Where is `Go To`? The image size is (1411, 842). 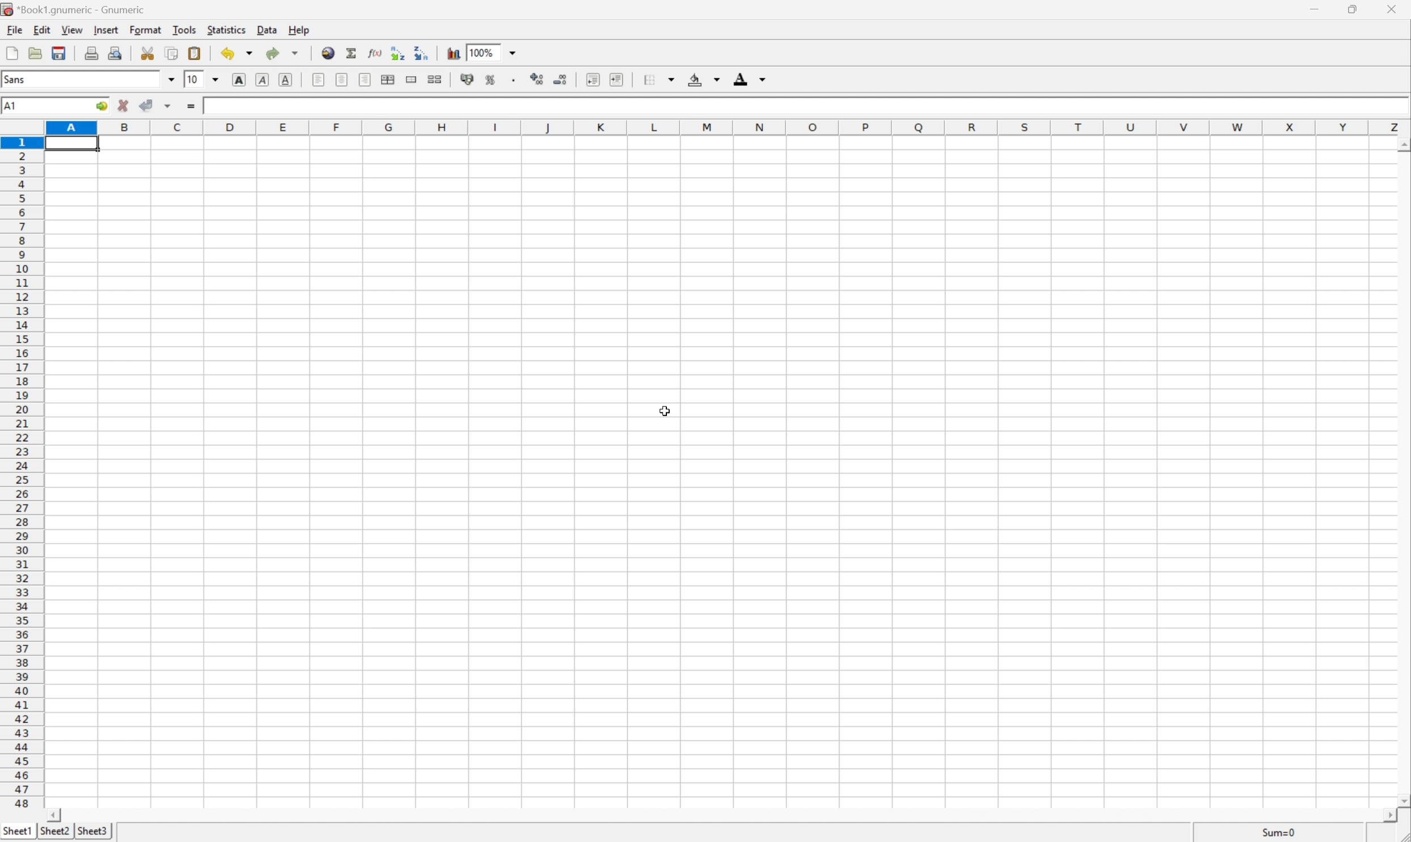
Go To is located at coordinates (102, 106).